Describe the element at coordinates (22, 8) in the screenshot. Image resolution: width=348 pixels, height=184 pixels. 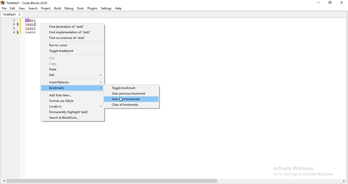
I see `View ` at that location.